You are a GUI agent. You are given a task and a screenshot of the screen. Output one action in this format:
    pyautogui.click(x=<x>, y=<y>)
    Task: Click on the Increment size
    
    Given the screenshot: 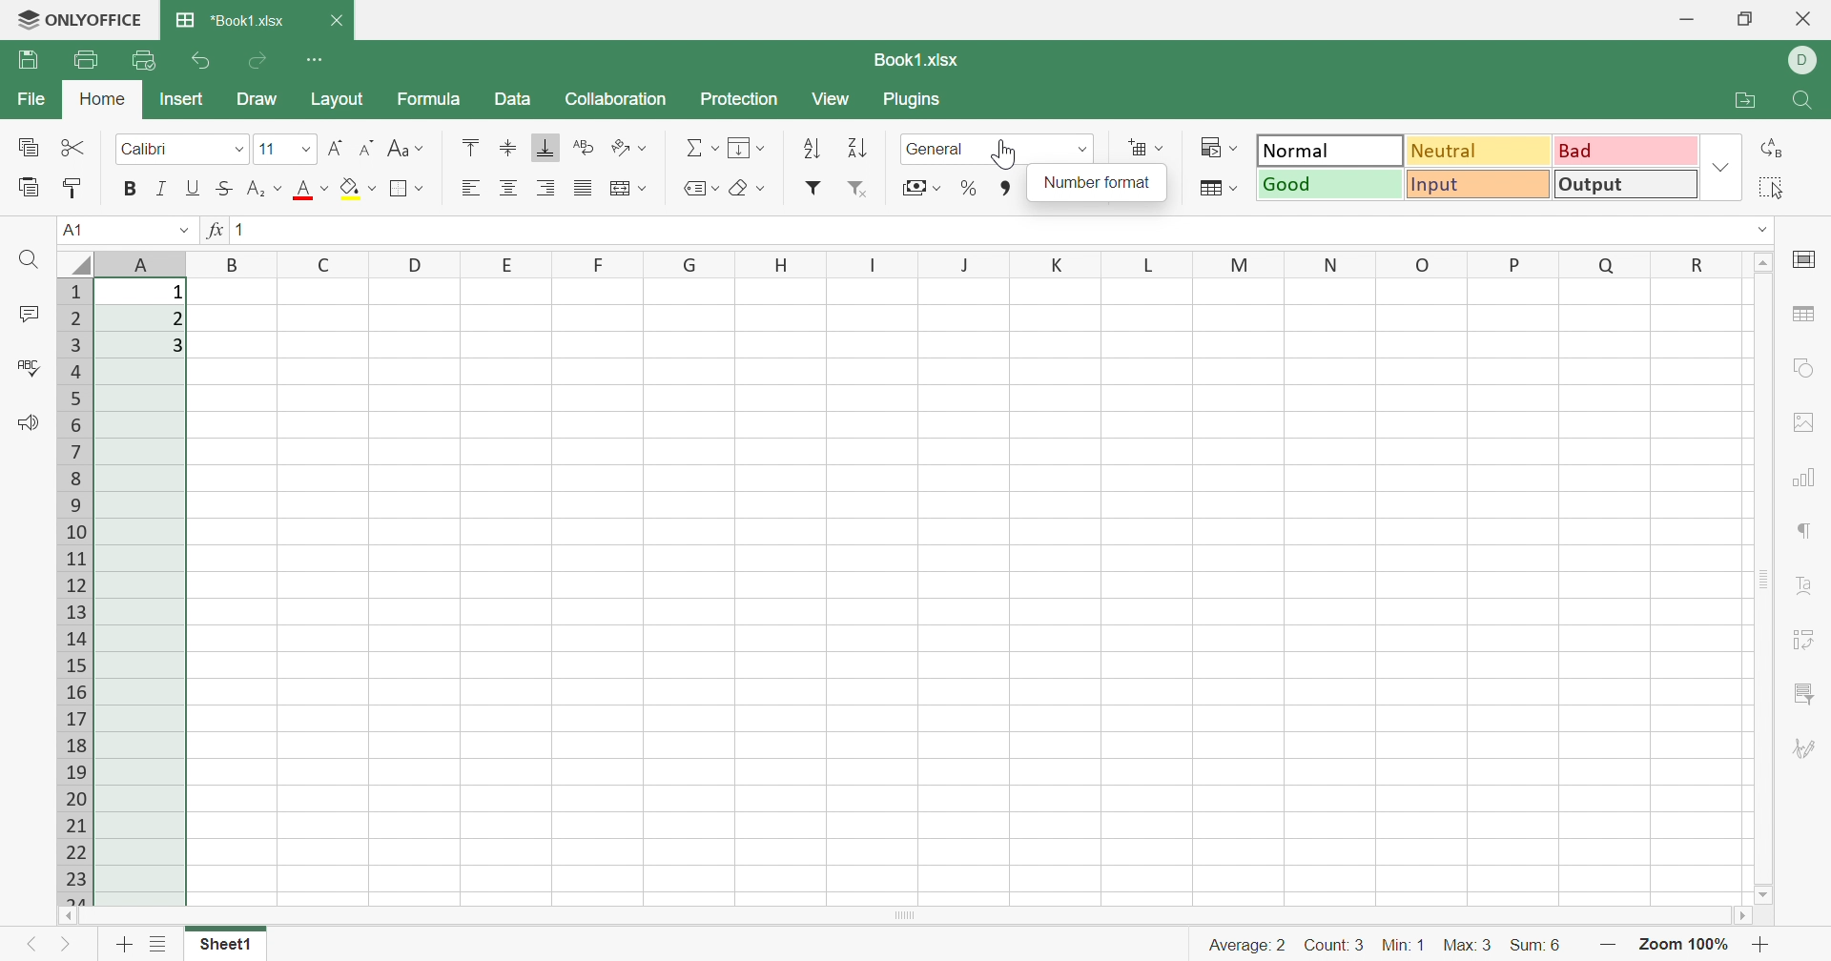 What is the action you would take?
    pyautogui.click(x=336, y=149)
    